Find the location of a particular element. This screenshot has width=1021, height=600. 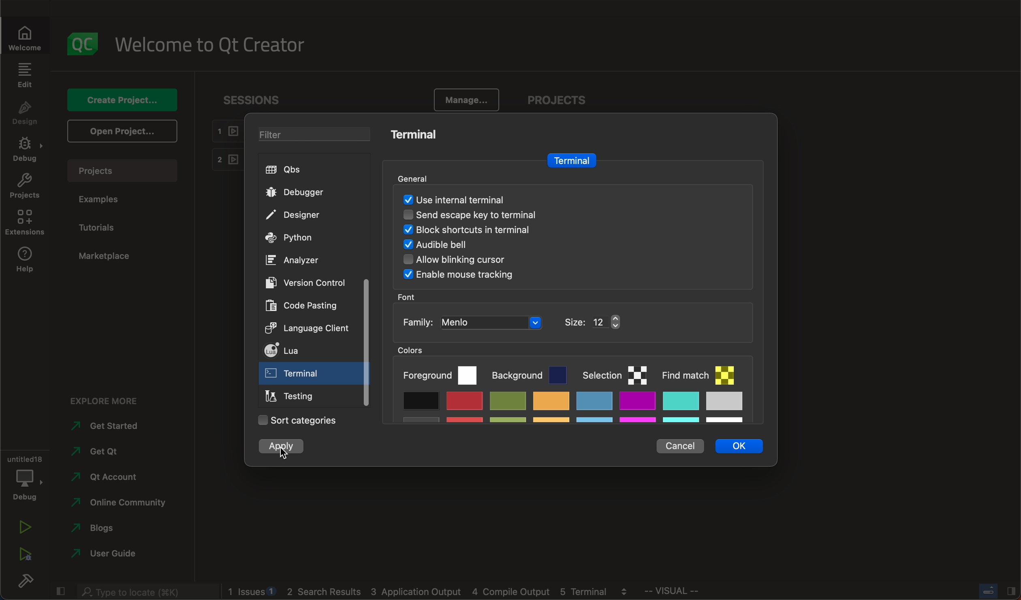

started is located at coordinates (111, 426).